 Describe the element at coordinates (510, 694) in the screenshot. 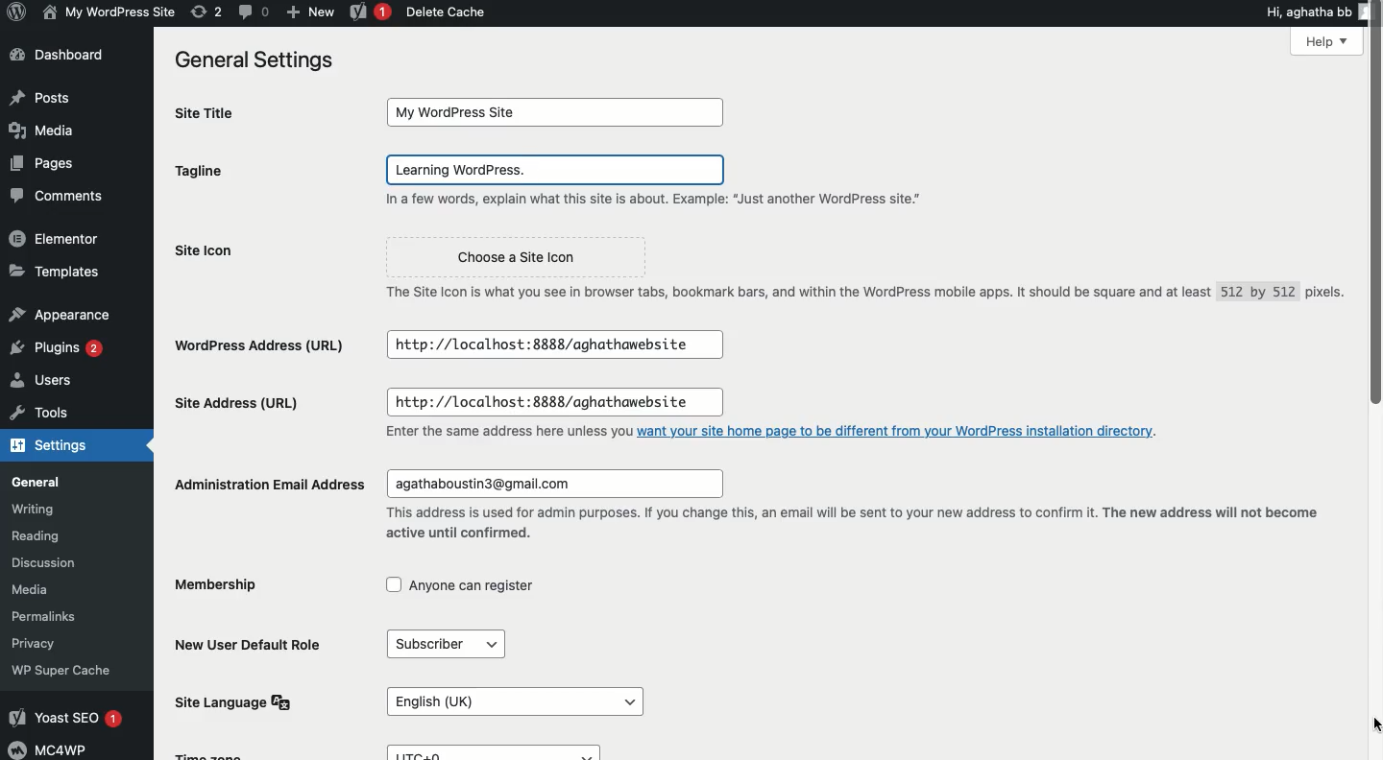

I see `English (UK) ` at that location.